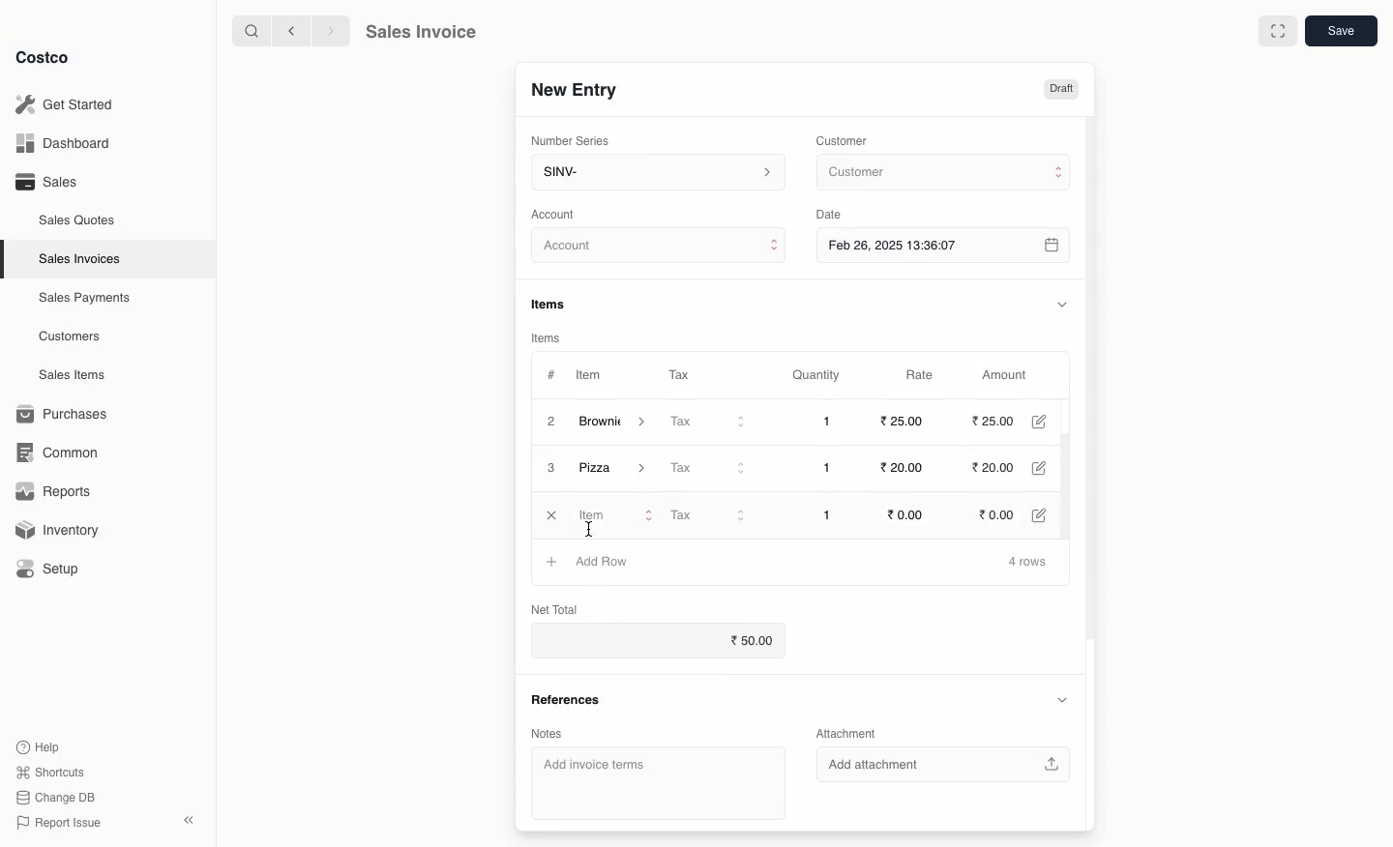 This screenshot has width=1393, height=847. I want to click on Brownie, so click(614, 422).